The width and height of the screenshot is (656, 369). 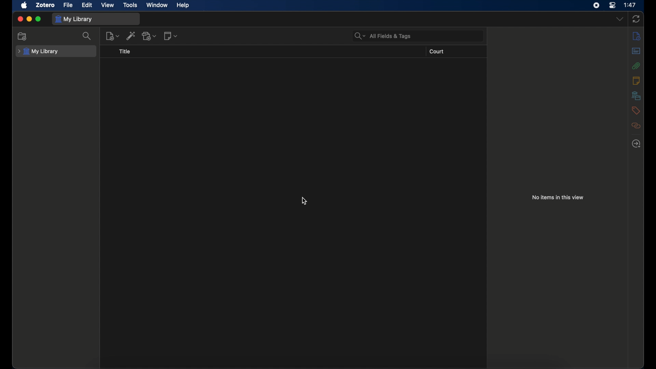 I want to click on sync, so click(x=636, y=19).